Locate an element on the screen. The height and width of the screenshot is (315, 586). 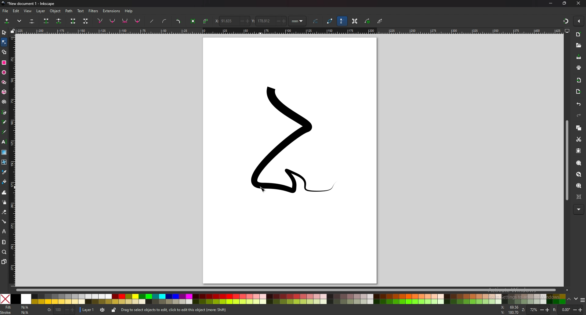
smooth is located at coordinates (113, 21).